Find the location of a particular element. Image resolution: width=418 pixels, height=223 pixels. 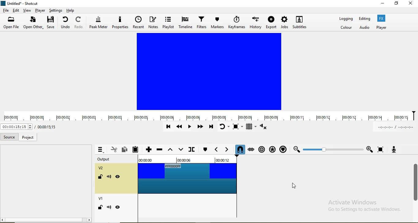

minimse is located at coordinates (383, 4).